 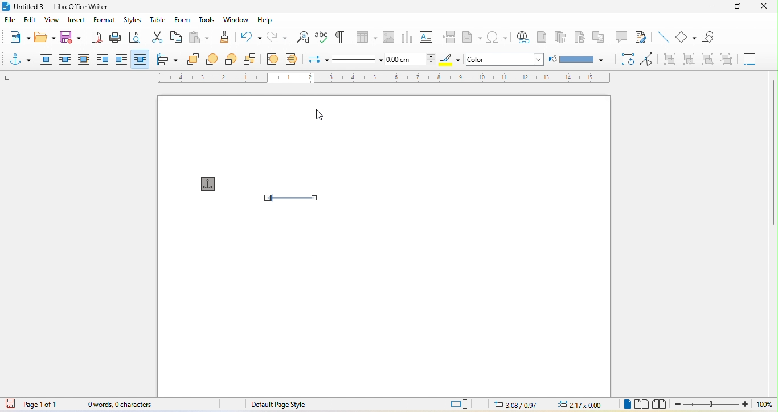 What do you see at coordinates (689, 59) in the screenshot?
I see `enter group` at bounding box center [689, 59].